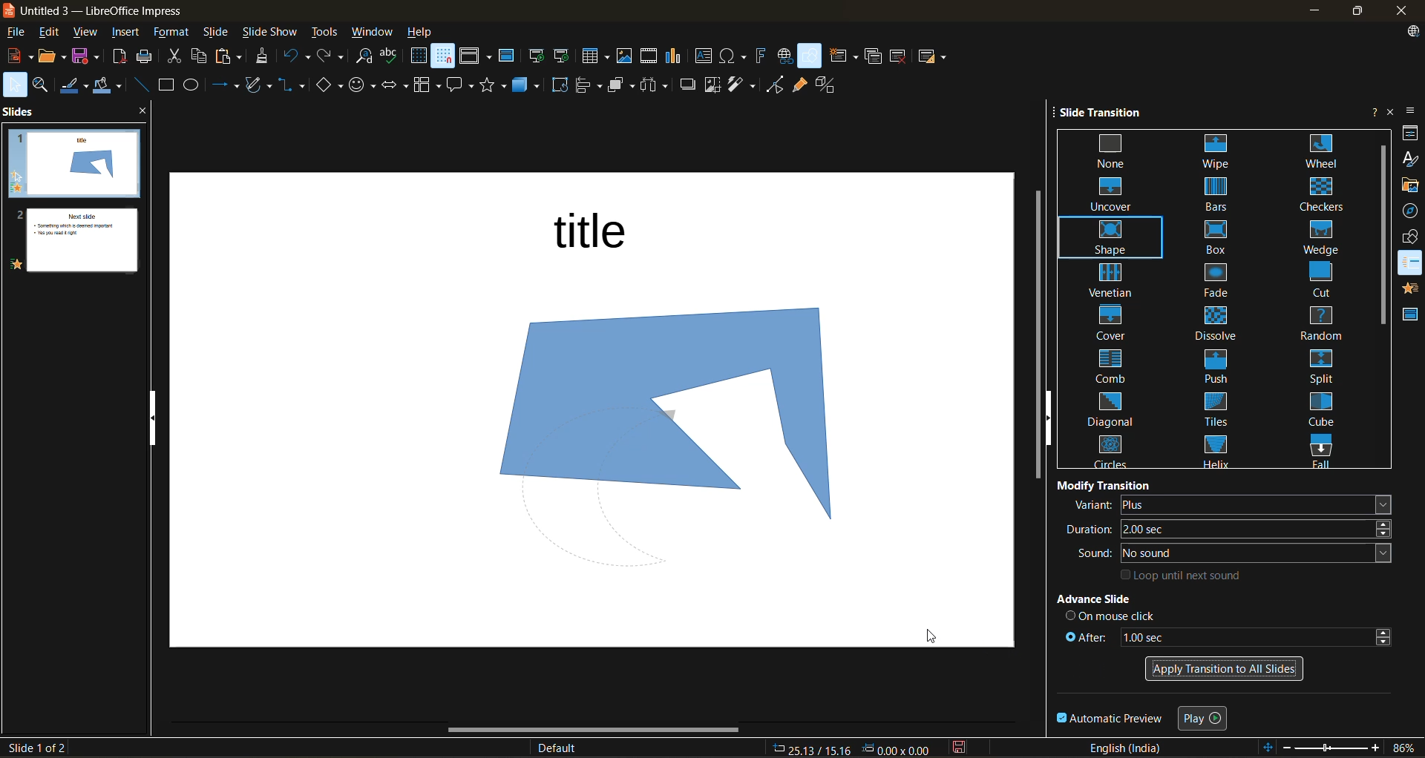 This screenshot has height=758, width=1425. What do you see at coordinates (563, 747) in the screenshot?
I see `slide master name` at bounding box center [563, 747].